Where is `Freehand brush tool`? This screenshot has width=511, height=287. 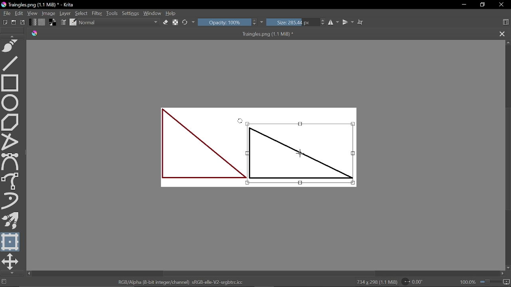 Freehand brush tool is located at coordinates (12, 181).